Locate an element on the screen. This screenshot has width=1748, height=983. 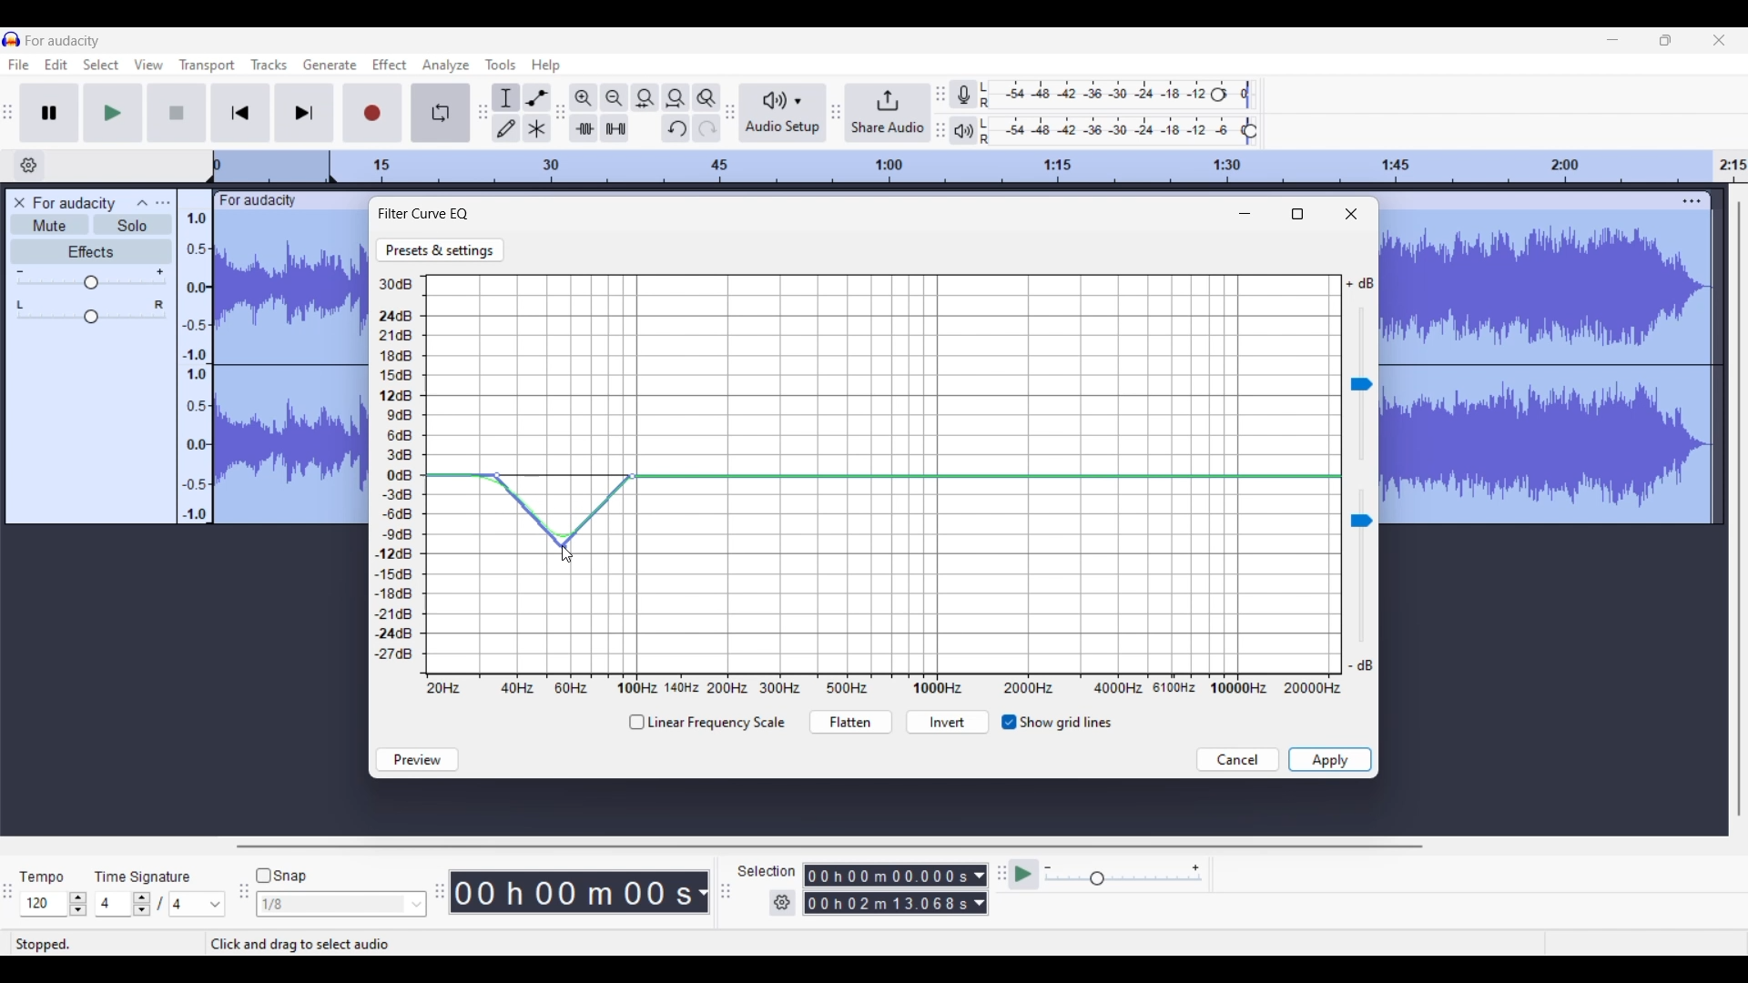
Chnage sound is located at coordinates (1361, 567).